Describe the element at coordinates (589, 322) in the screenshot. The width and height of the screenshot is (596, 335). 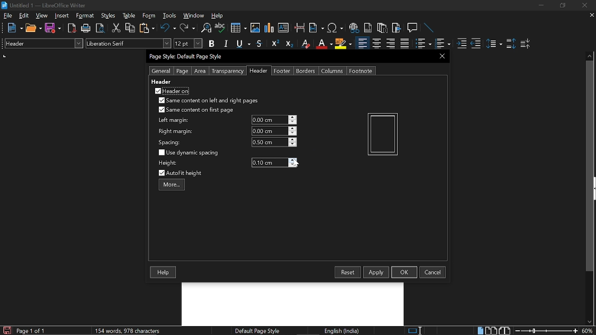
I see `Move down` at that location.